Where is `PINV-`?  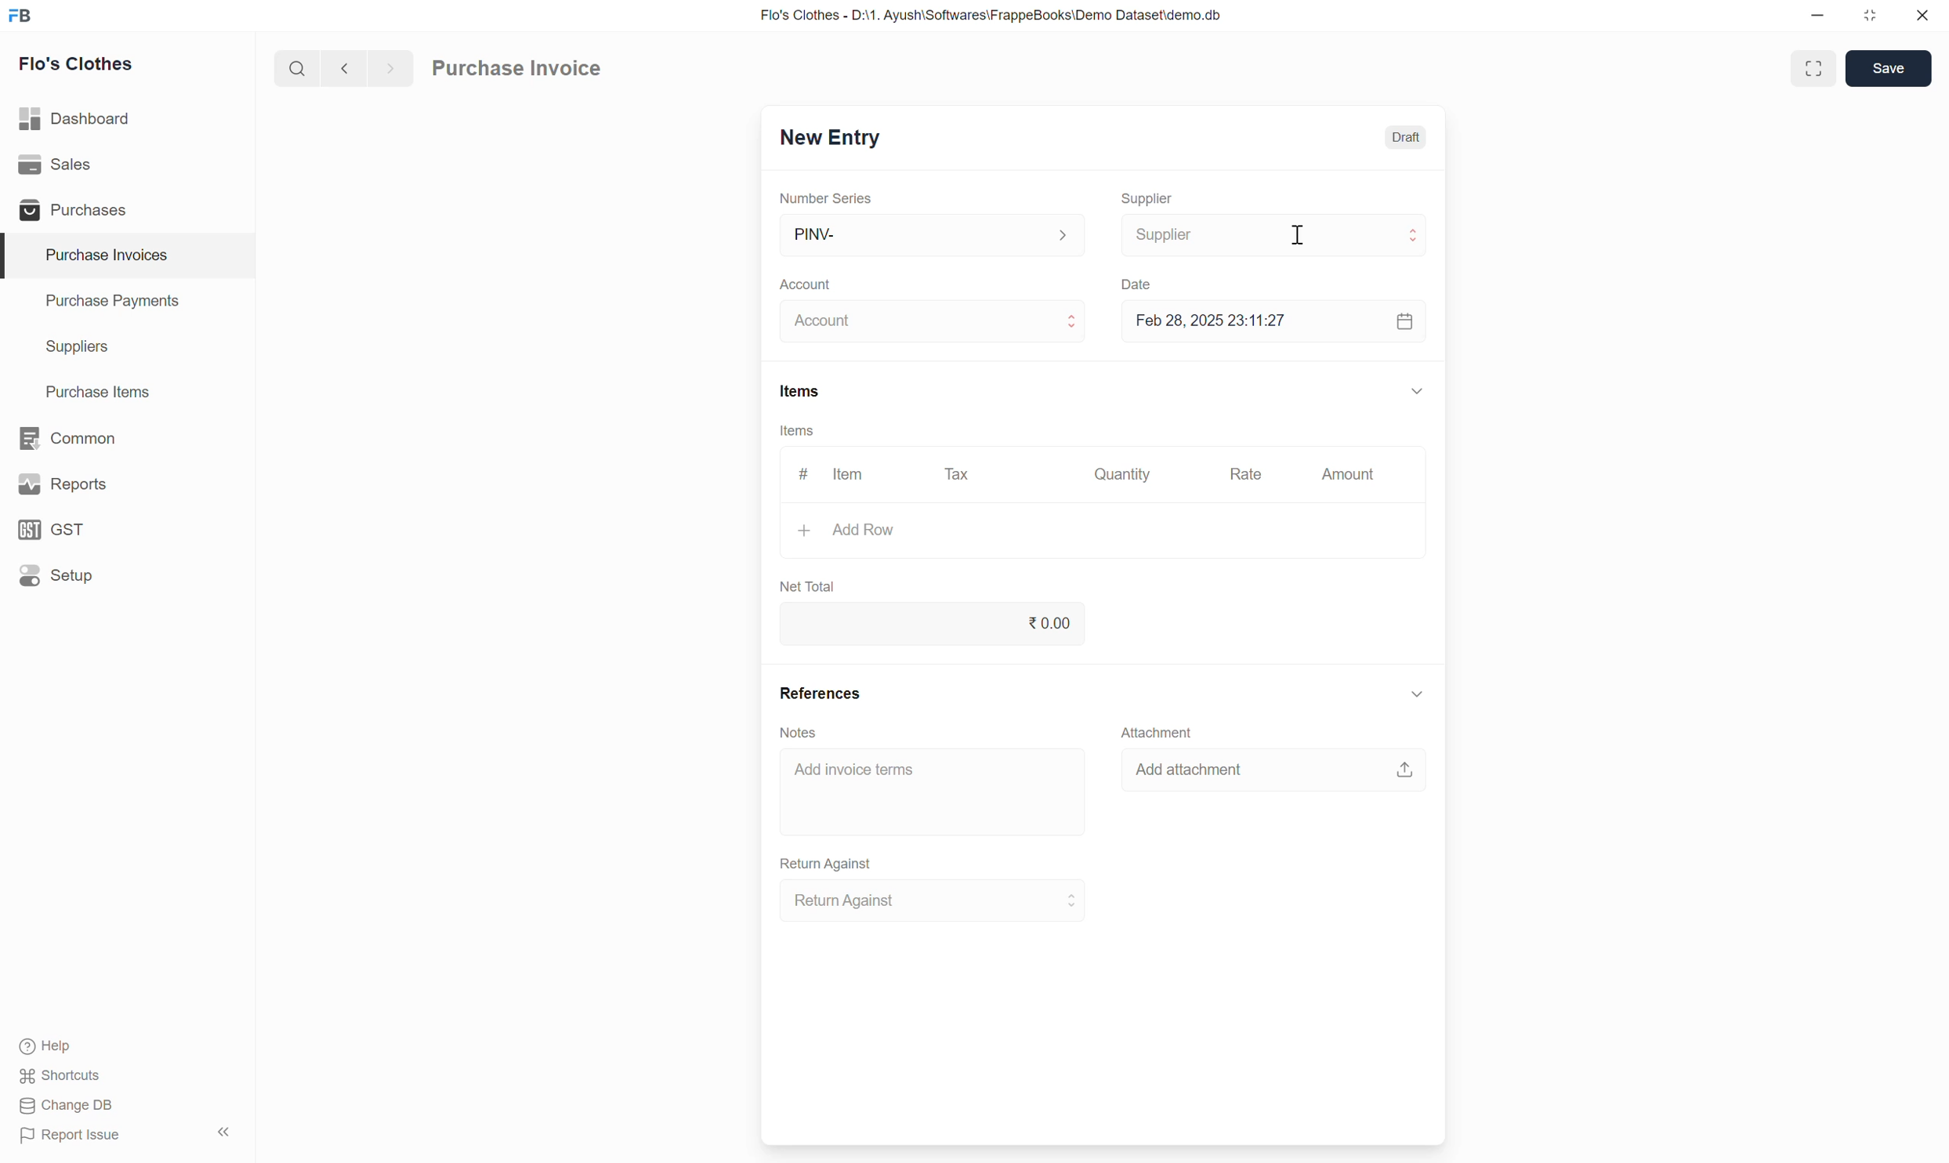 PINV- is located at coordinates (933, 234).